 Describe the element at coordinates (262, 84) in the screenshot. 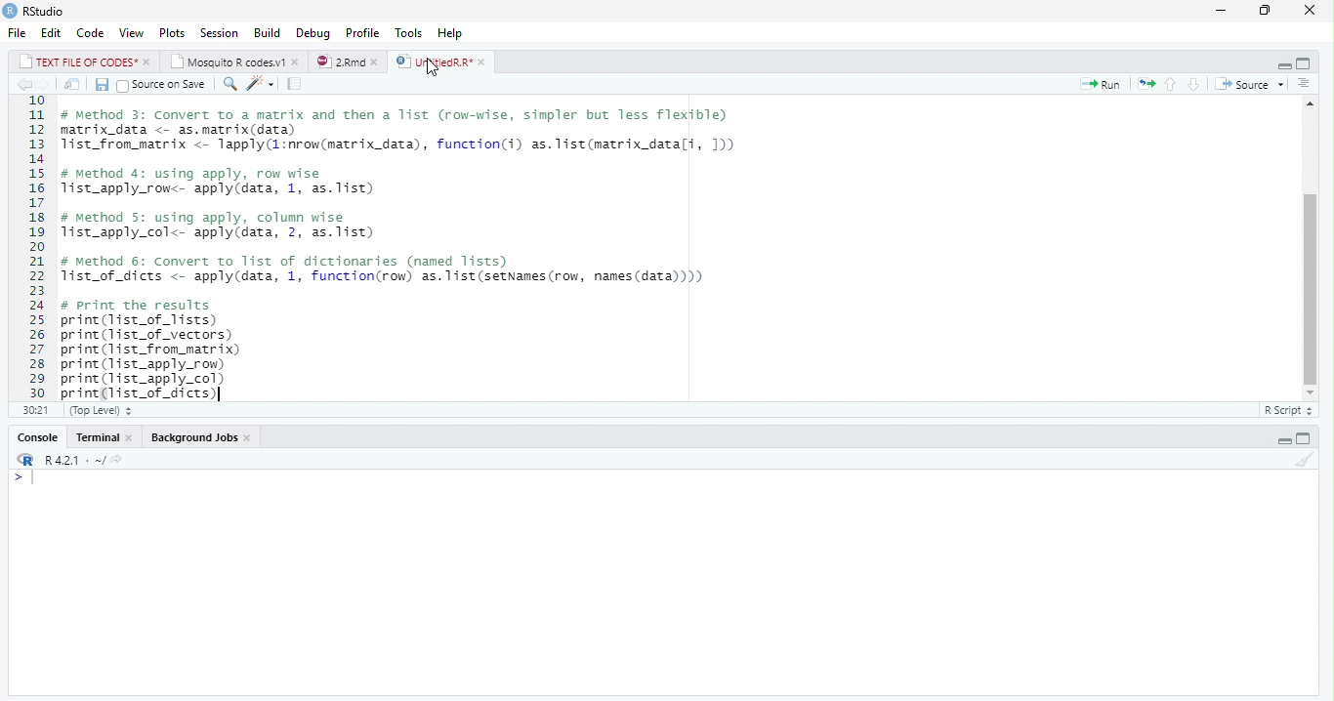

I see `code tools` at that location.